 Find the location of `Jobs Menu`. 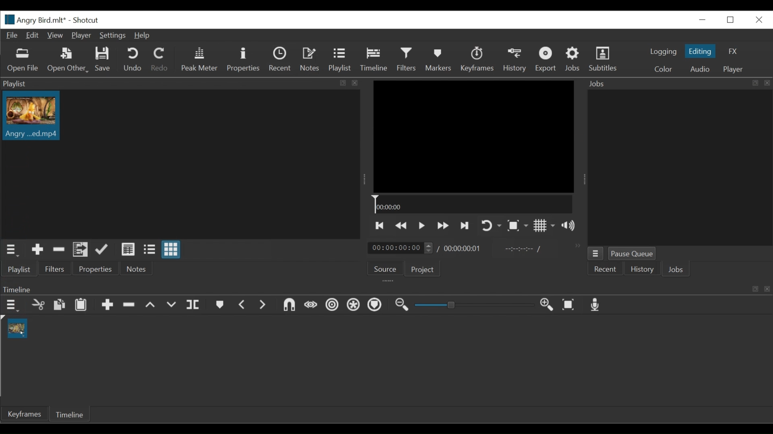

Jobs Menu is located at coordinates (595, 254).